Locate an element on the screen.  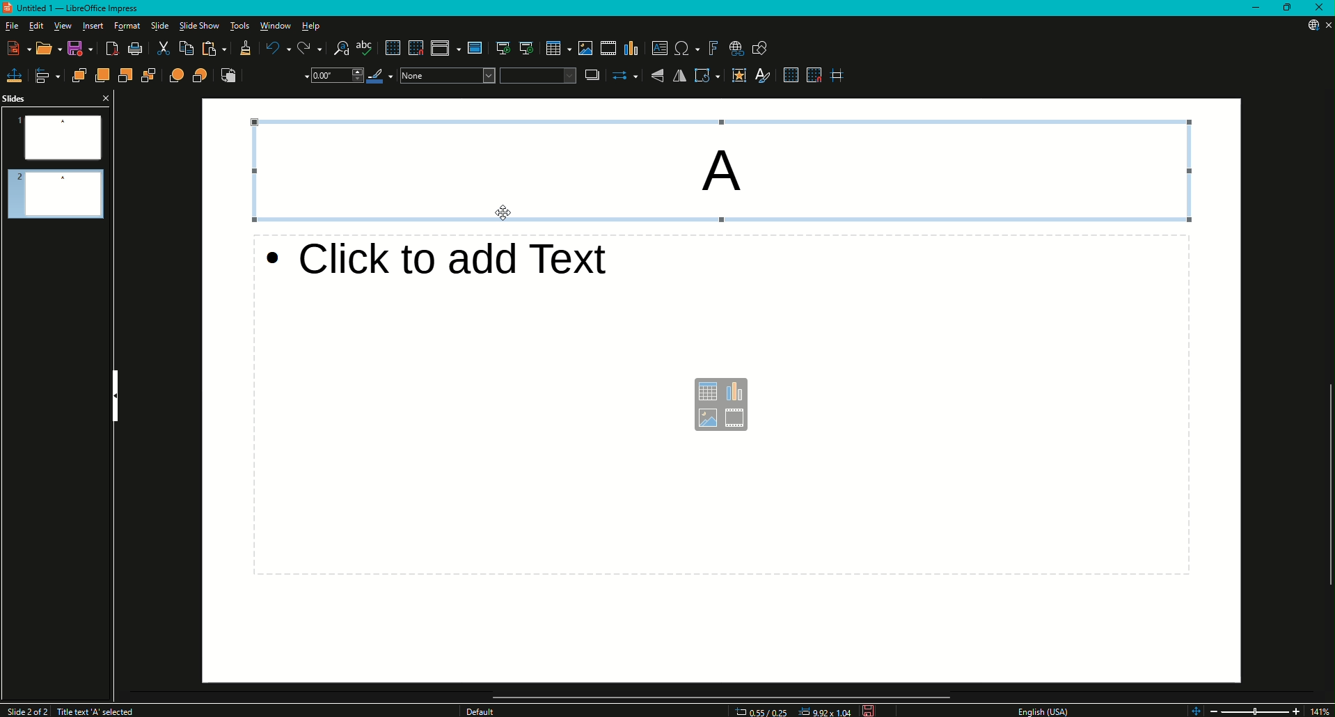
Insert Image is located at coordinates (583, 47).